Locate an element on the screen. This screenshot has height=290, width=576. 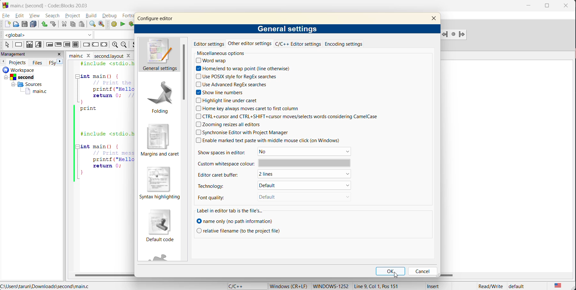
continue instruction is located at coordinates (96, 44).